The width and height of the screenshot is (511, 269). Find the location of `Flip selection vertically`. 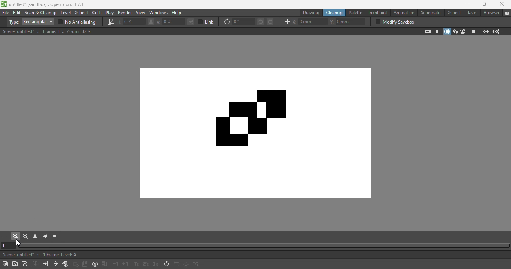

Flip selection vertically is located at coordinates (175, 22).